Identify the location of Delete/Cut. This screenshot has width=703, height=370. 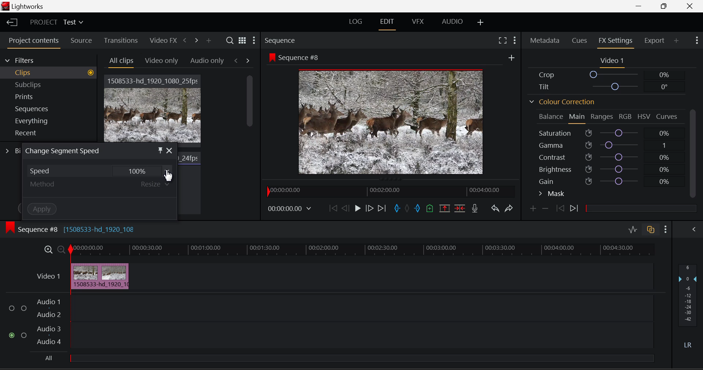
(460, 208).